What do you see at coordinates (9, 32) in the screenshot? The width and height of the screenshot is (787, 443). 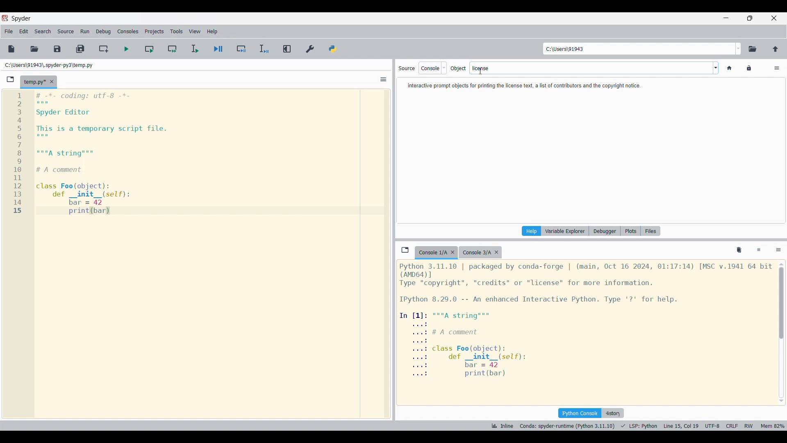 I see `File menu` at bounding box center [9, 32].